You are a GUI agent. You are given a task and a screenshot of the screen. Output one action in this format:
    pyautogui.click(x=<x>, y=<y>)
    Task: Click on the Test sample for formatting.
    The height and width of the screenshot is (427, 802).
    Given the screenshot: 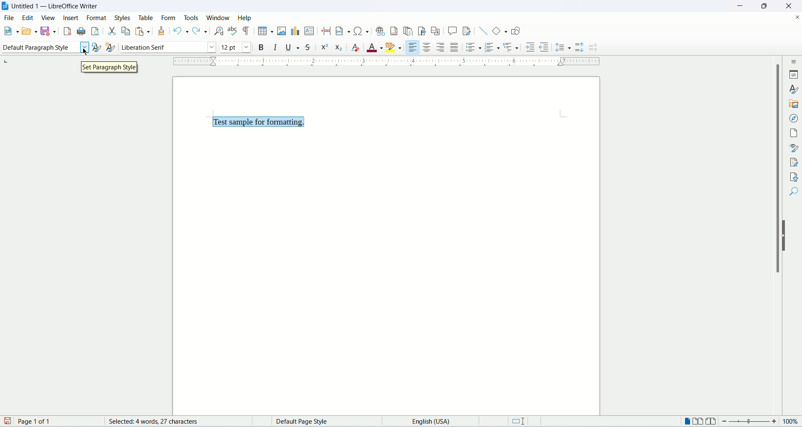 What is the action you would take?
    pyautogui.click(x=252, y=121)
    